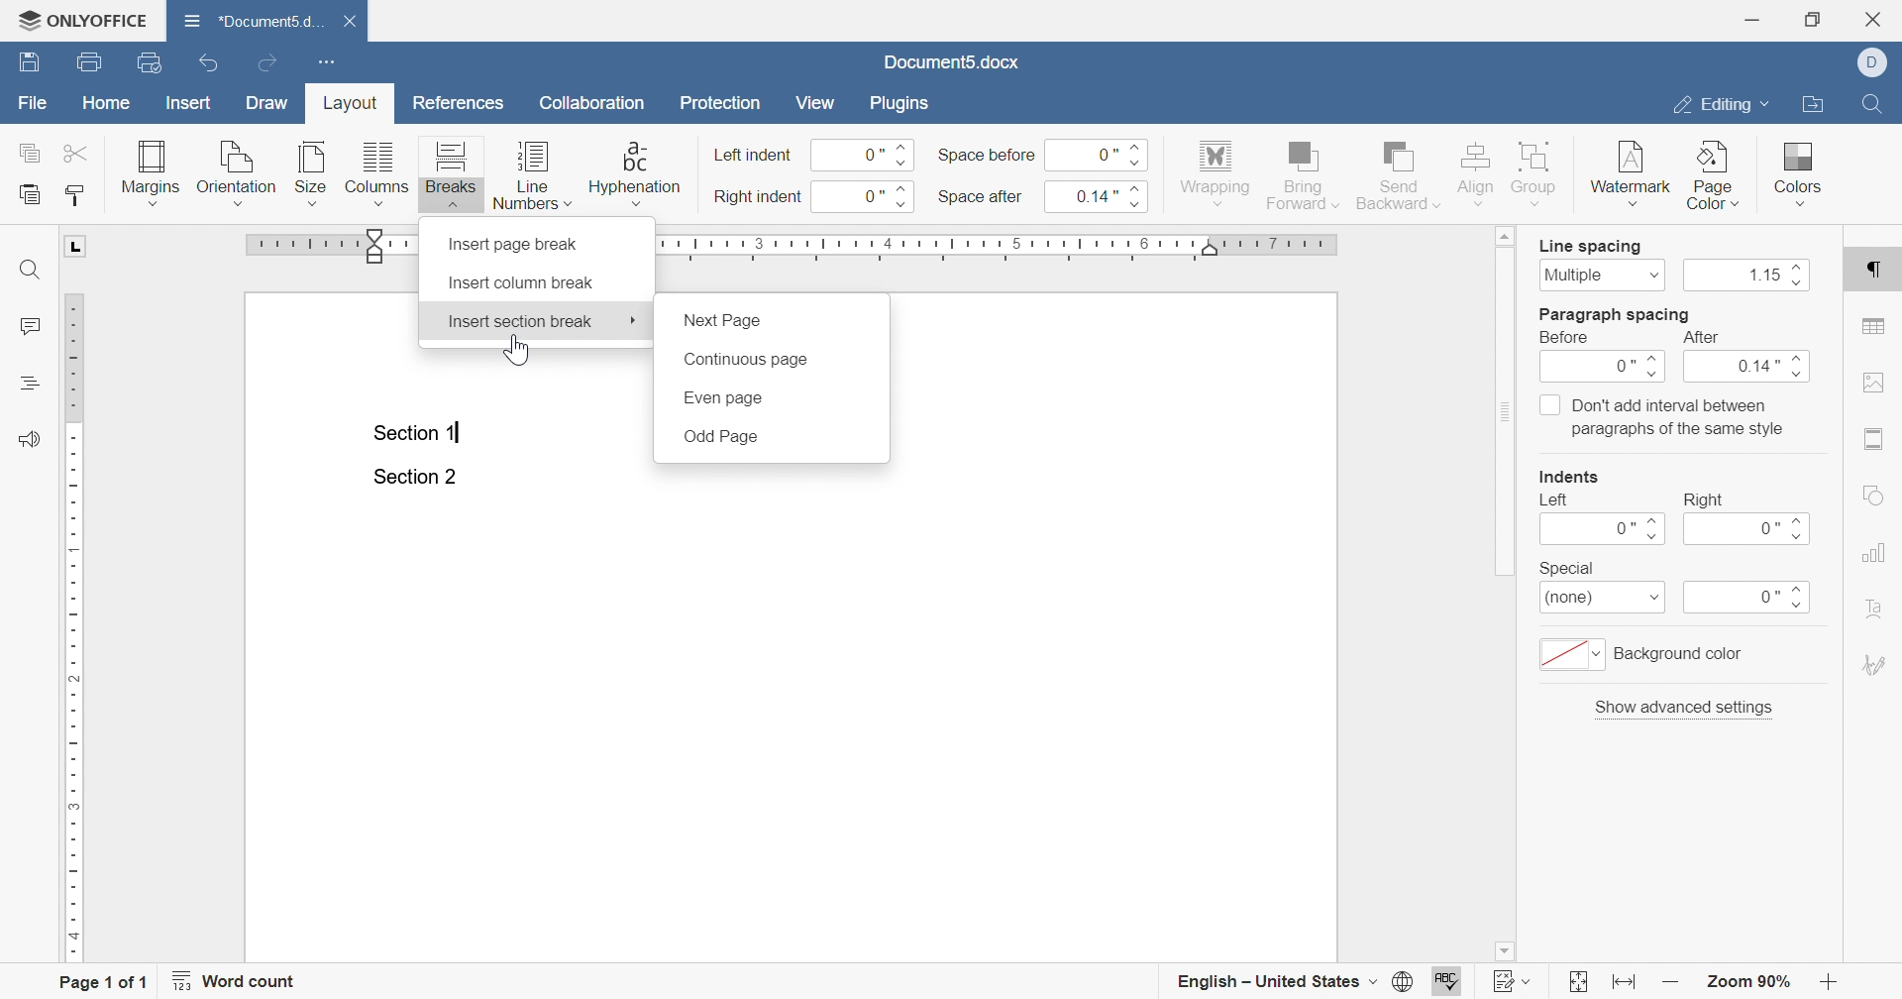 The width and height of the screenshot is (1902, 999). What do you see at coordinates (152, 171) in the screenshot?
I see `margins` at bounding box center [152, 171].